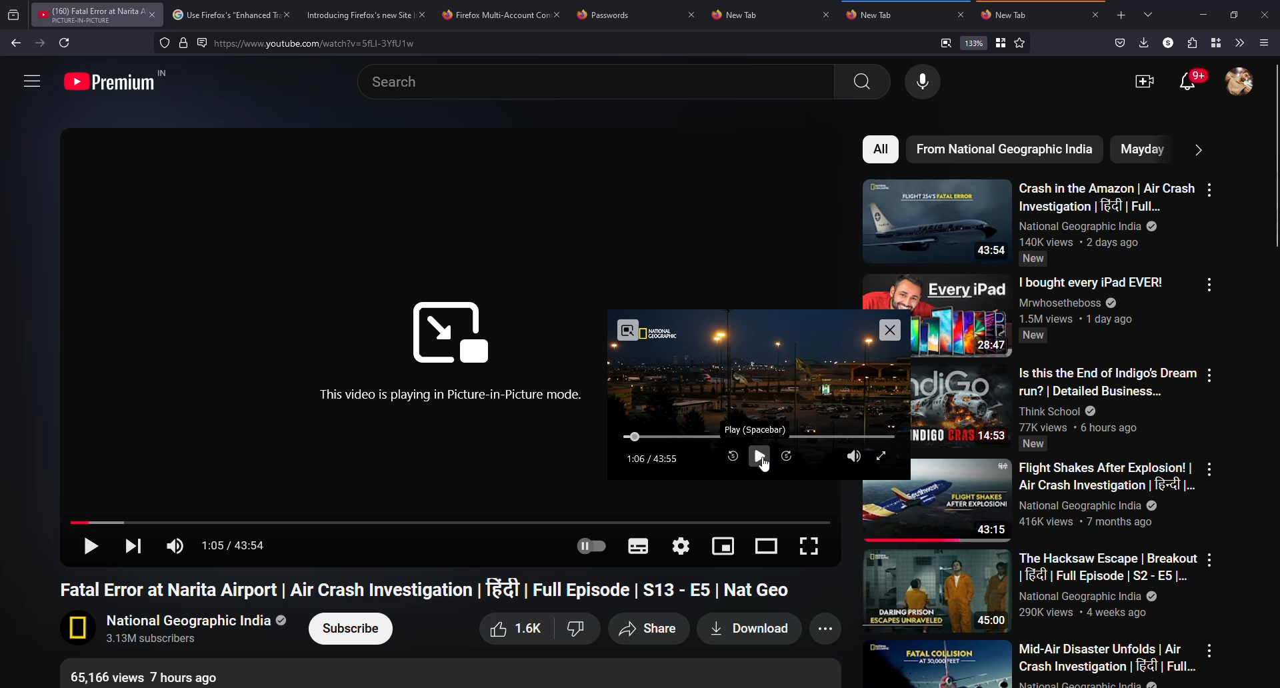 The height and width of the screenshot is (688, 1280). What do you see at coordinates (423, 14) in the screenshot?
I see `close` at bounding box center [423, 14].